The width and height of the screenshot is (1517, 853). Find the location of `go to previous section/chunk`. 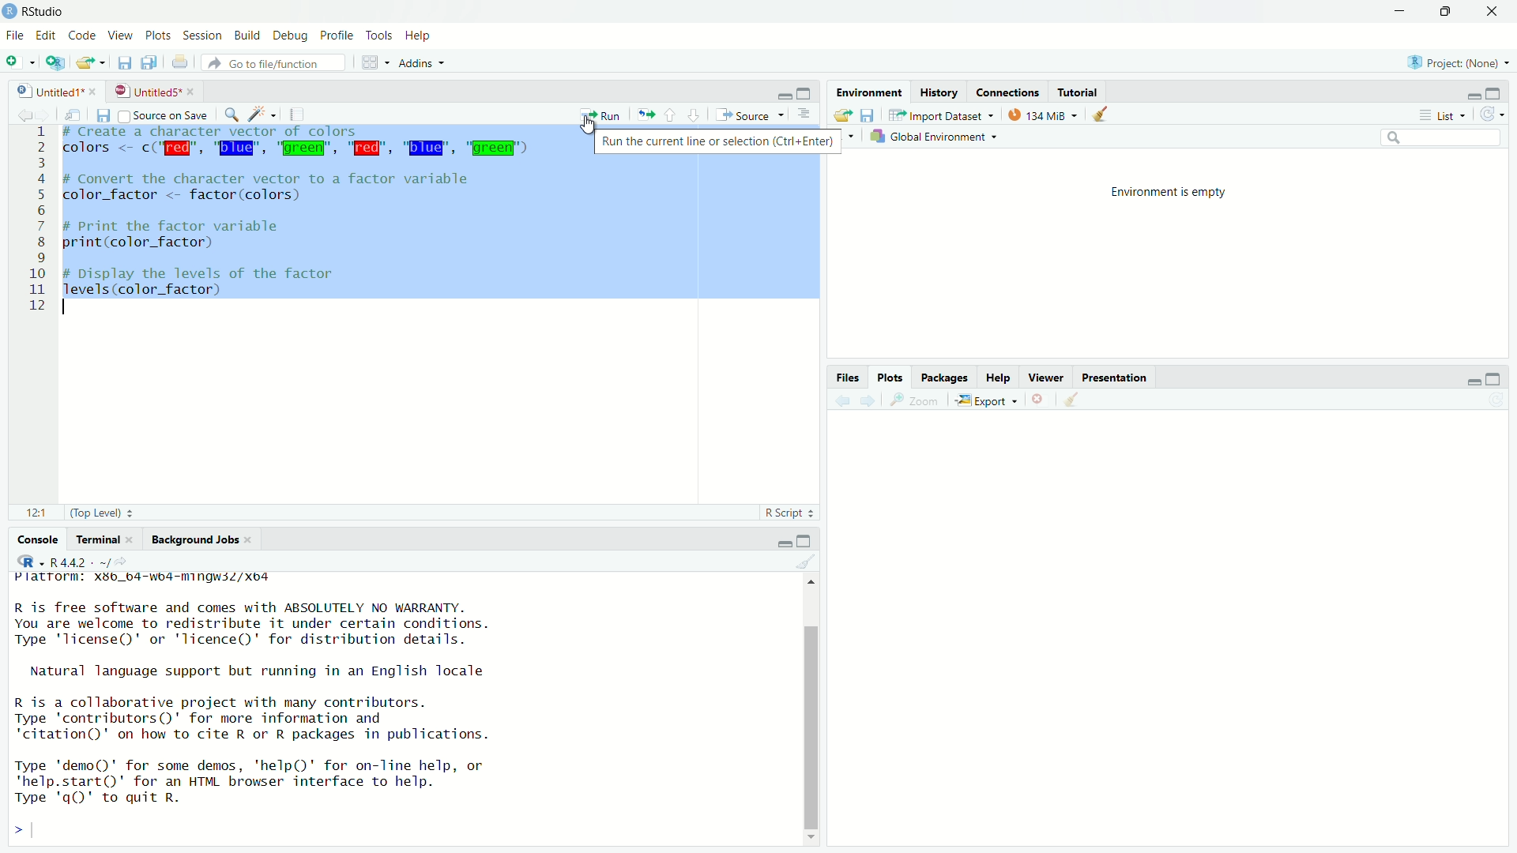

go to previous section/chunk is located at coordinates (672, 116).